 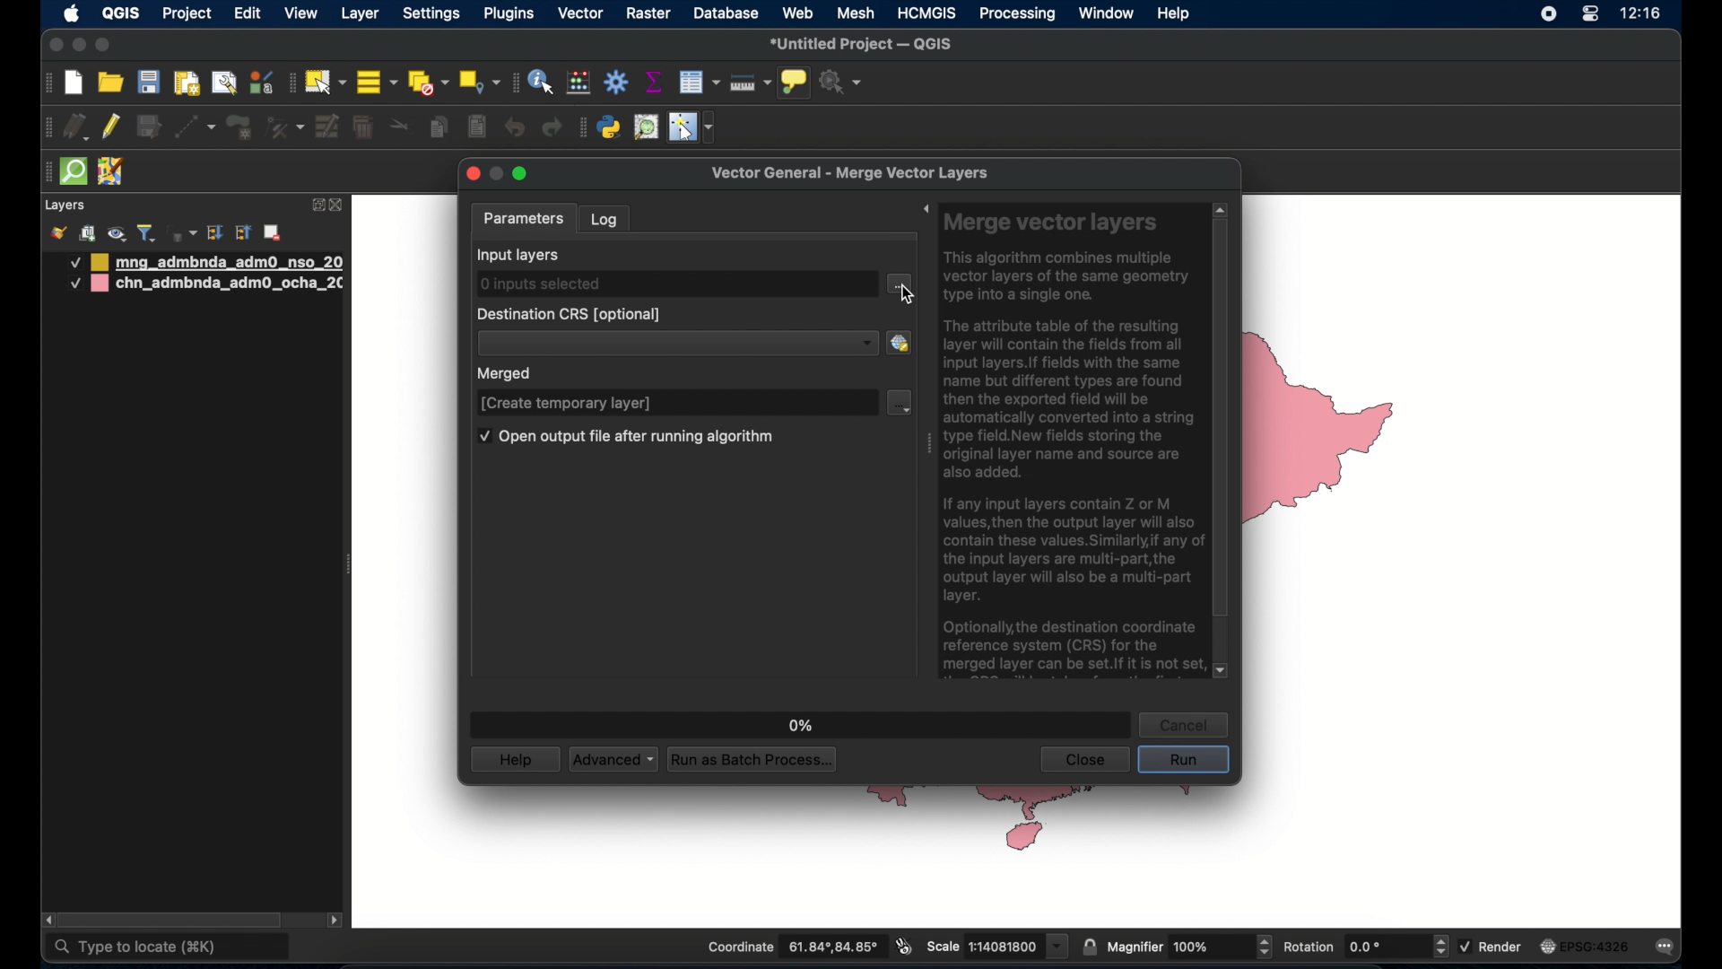 What do you see at coordinates (248, 15) in the screenshot?
I see `edit` at bounding box center [248, 15].